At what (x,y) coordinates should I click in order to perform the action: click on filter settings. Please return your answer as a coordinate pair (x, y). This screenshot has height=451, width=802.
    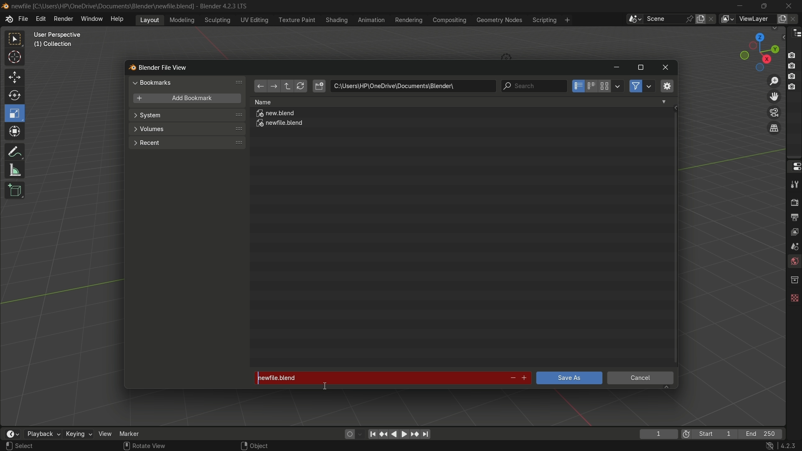
    Looking at the image, I should click on (650, 86).